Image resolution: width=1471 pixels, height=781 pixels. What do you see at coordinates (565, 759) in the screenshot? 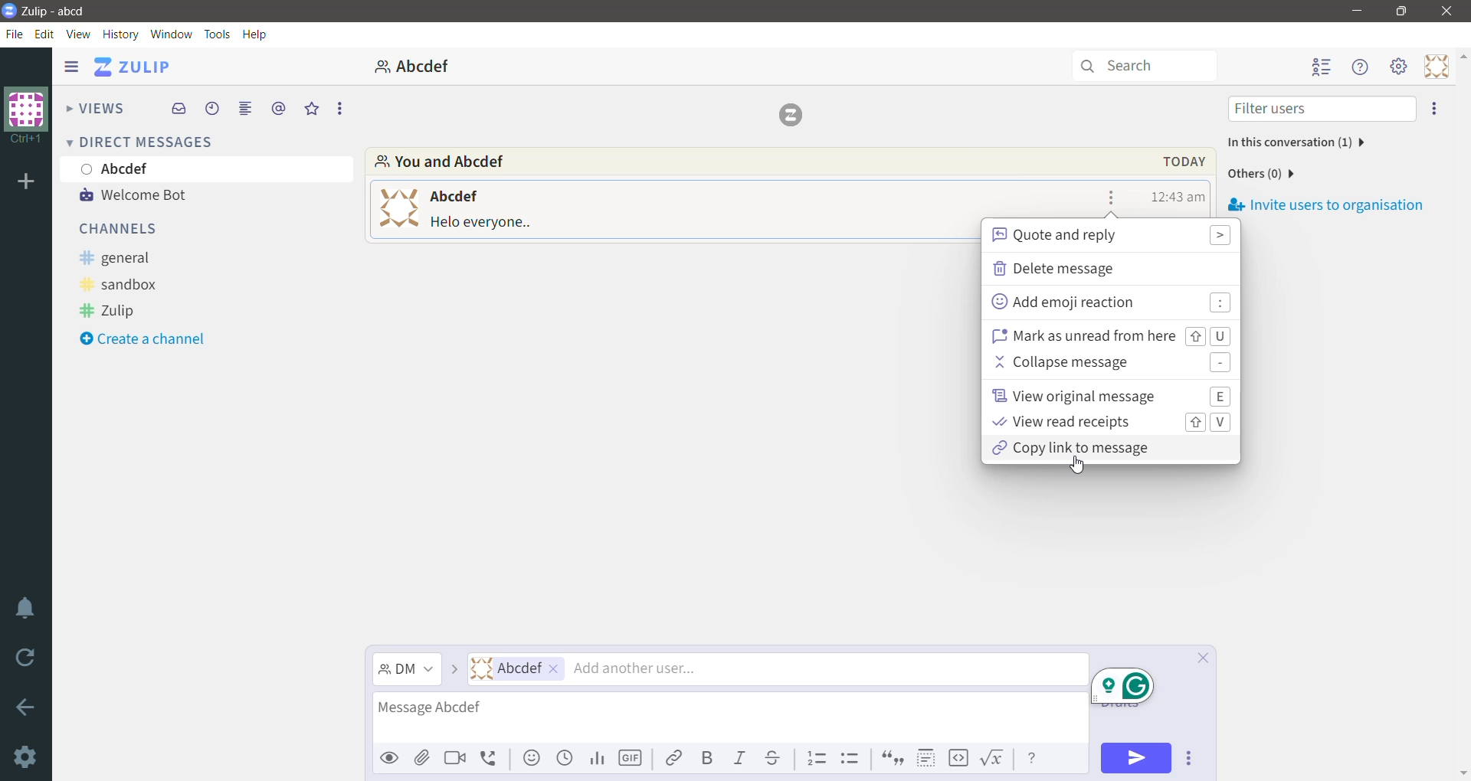
I see `Add global time` at bounding box center [565, 759].